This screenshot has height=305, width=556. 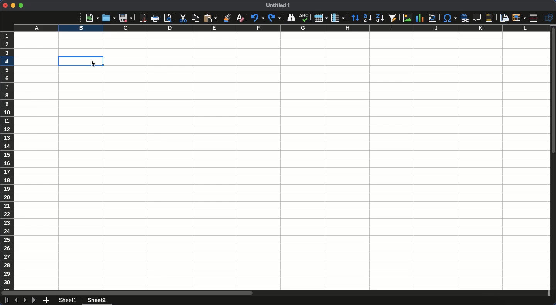 I want to click on Columns, so click(x=280, y=28).